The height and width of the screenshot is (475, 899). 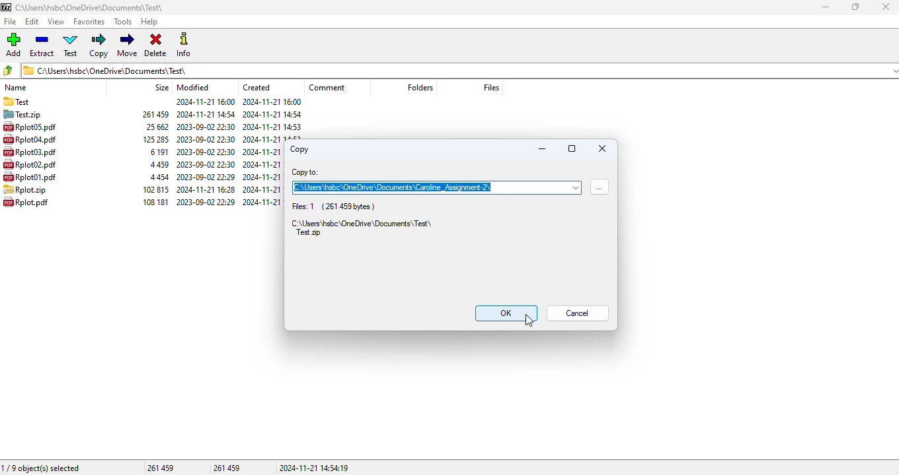 What do you see at coordinates (206, 102) in the screenshot?
I see `modified date & time` at bounding box center [206, 102].